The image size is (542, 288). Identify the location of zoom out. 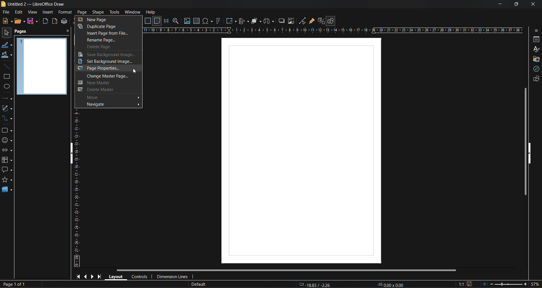
(491, 284).